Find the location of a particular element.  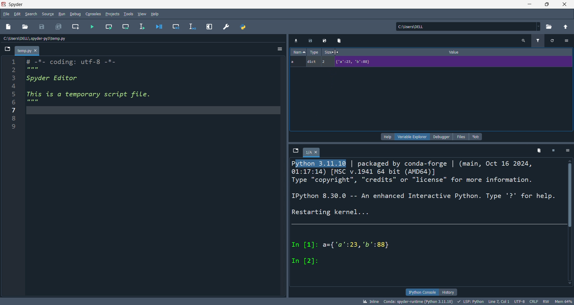

name  is located at coordinates (297, 53).